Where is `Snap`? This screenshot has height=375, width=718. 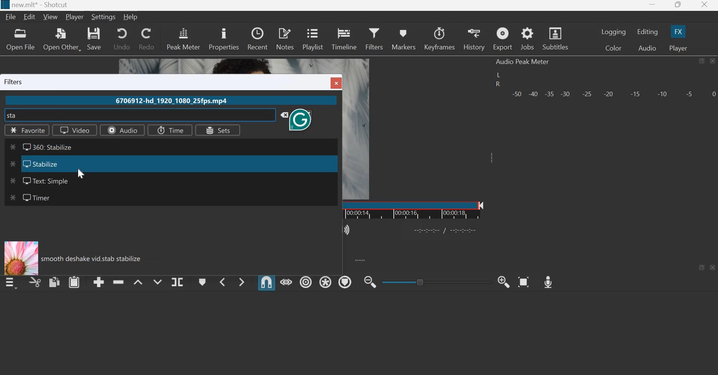
Snap is located at coordinates (266, 282).